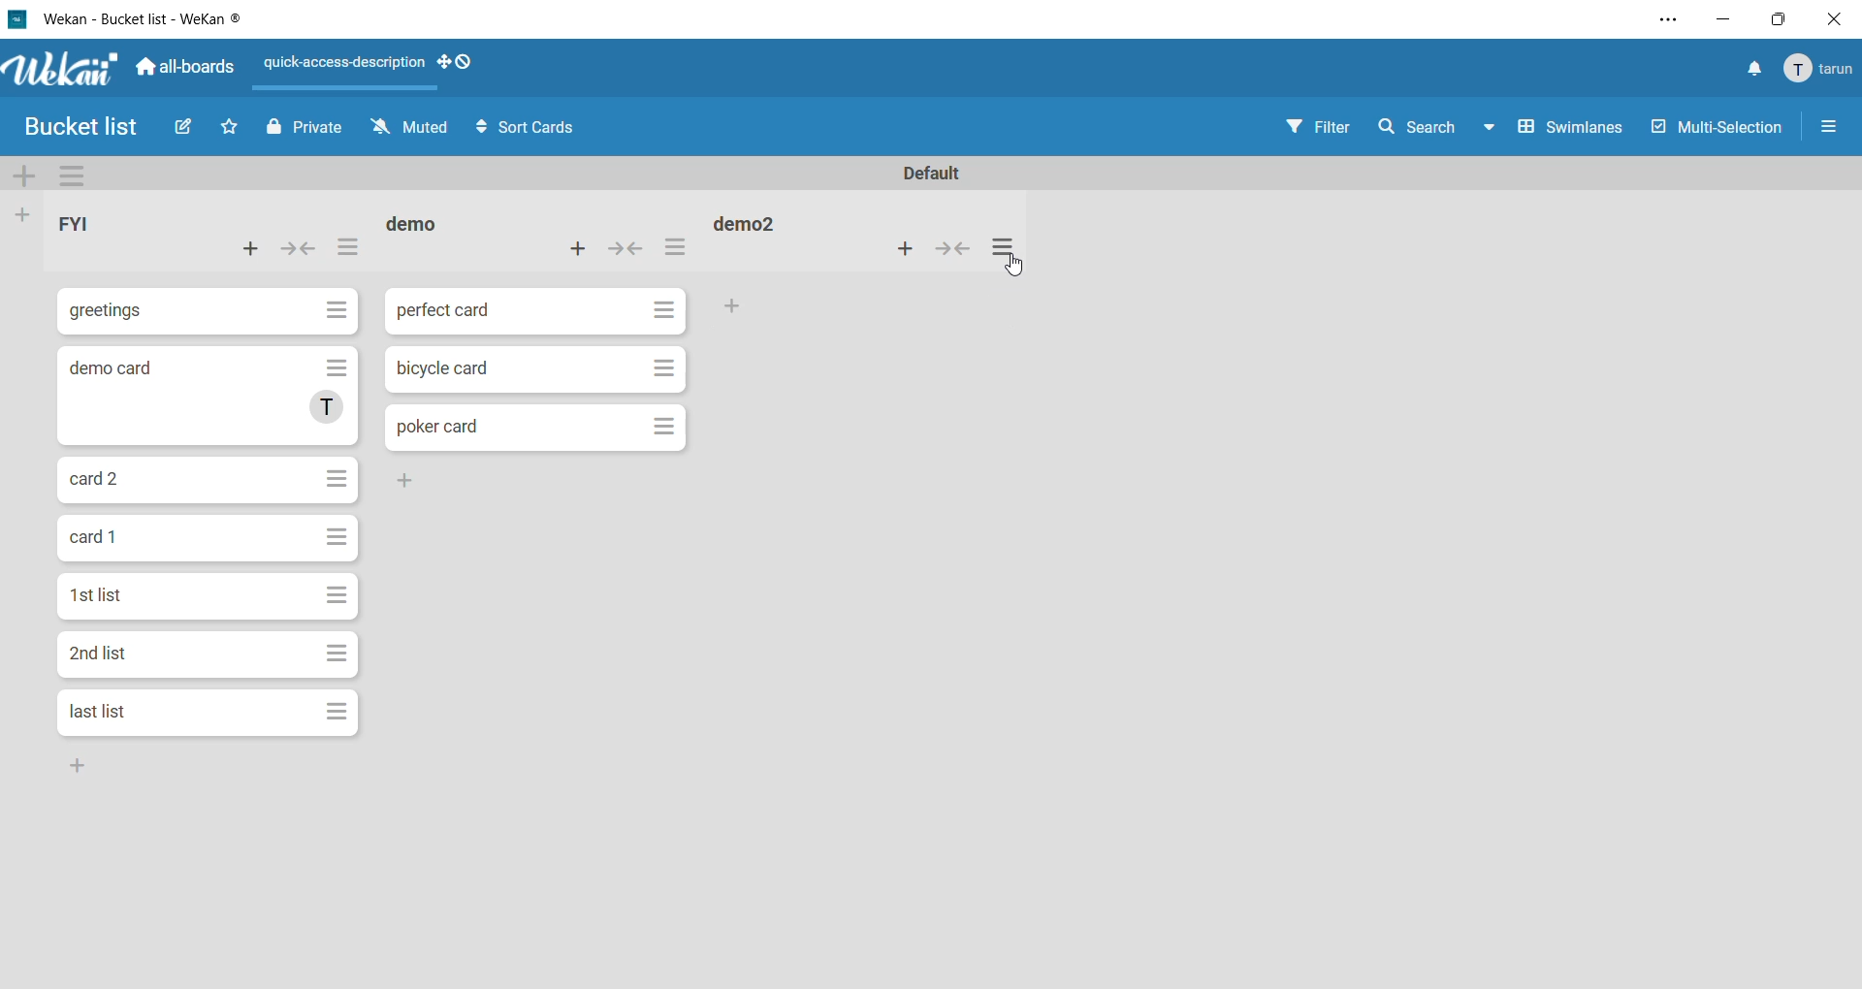  I want to click on More Options, so click(1825, 125).